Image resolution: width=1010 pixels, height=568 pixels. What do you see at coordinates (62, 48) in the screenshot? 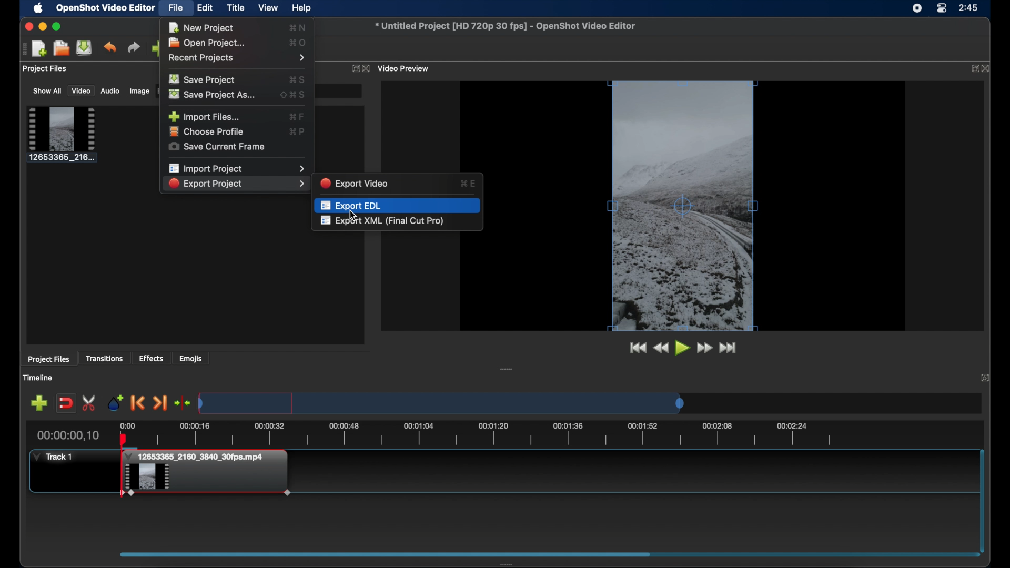
I see `open project` at bounding box center [62, 48].